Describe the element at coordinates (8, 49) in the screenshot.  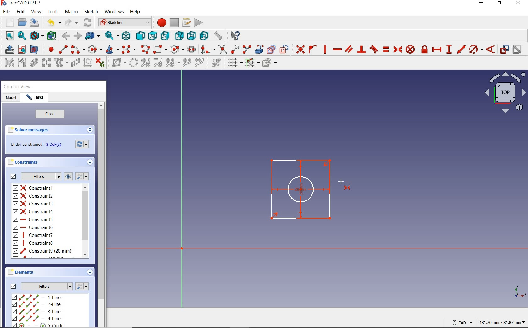
I see `leave sketch` at that location.